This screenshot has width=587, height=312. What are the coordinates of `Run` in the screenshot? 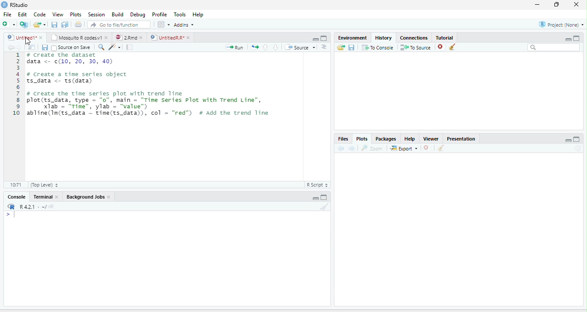 It's located at (235, 47).